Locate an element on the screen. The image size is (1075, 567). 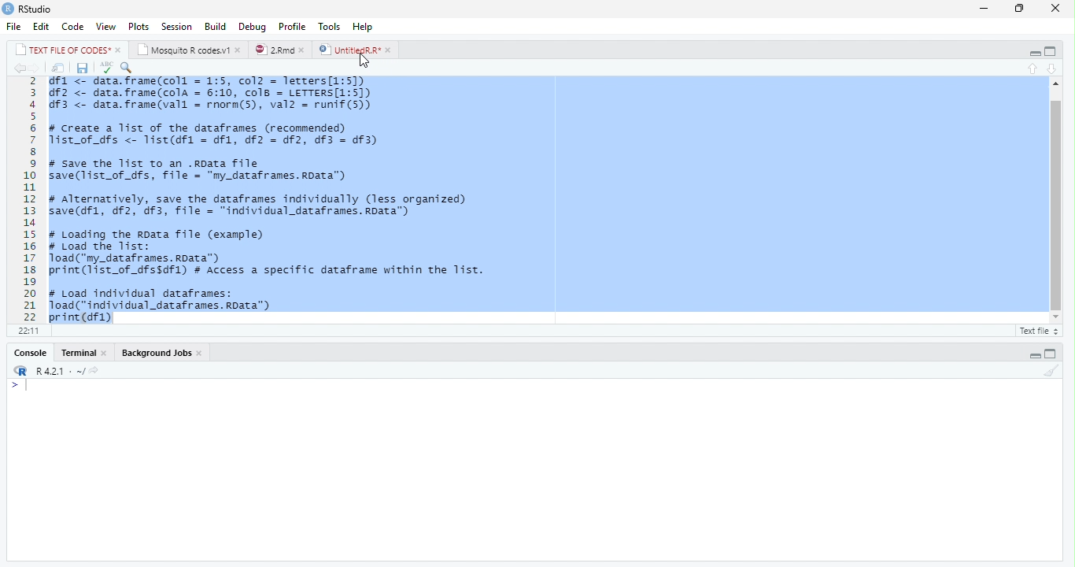
Open in new window is located at coordinates (58, 69).